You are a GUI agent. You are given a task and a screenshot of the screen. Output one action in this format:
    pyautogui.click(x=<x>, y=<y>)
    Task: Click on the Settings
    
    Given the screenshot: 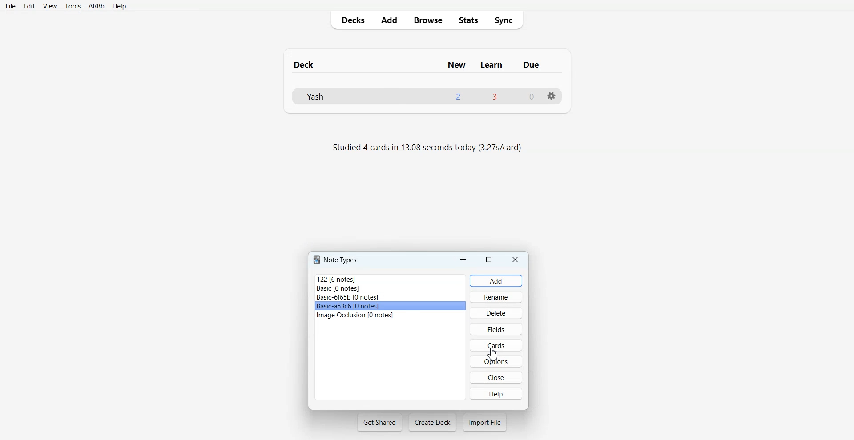 What is the action you would take?
    pyautogui.click(x=551, y=96)
    